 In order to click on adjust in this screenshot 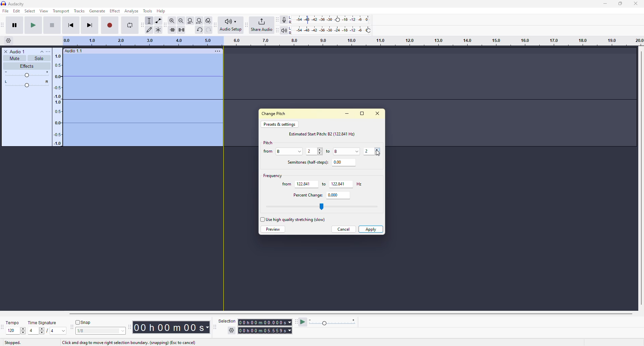, I will do `click(28, 84)`.